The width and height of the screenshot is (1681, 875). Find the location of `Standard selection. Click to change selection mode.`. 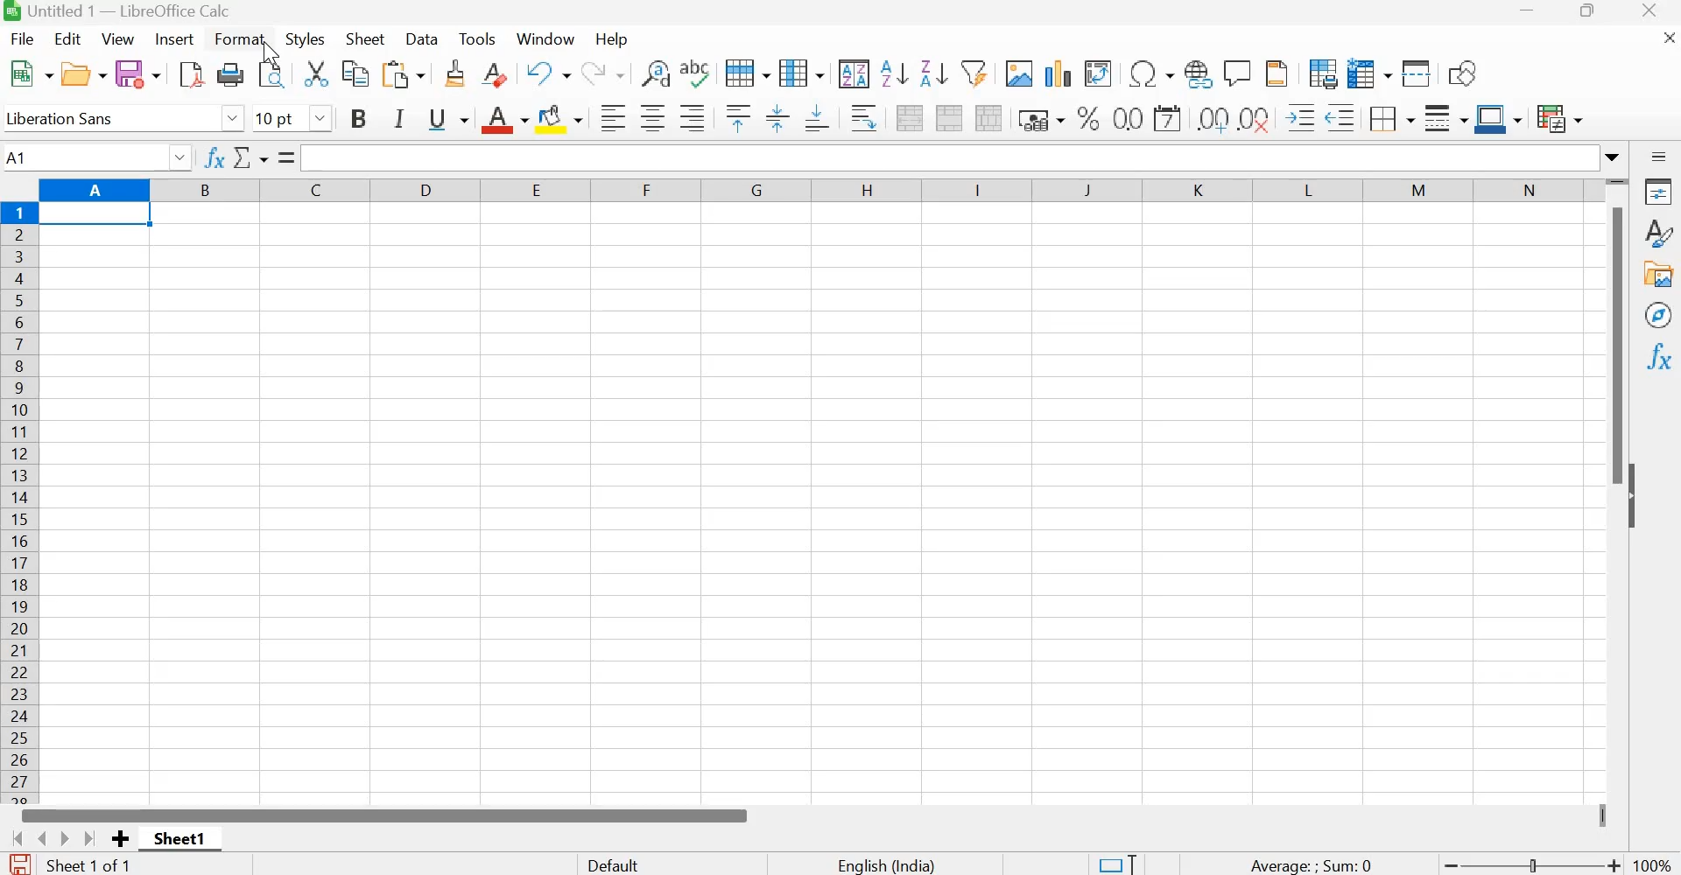

Standard selection. Click to change selection mode. is located at coordinates (1116, 863).